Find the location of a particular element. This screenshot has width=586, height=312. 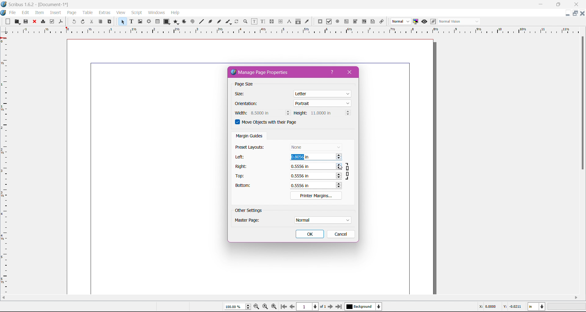

Close is located at coordinates (574, 5).